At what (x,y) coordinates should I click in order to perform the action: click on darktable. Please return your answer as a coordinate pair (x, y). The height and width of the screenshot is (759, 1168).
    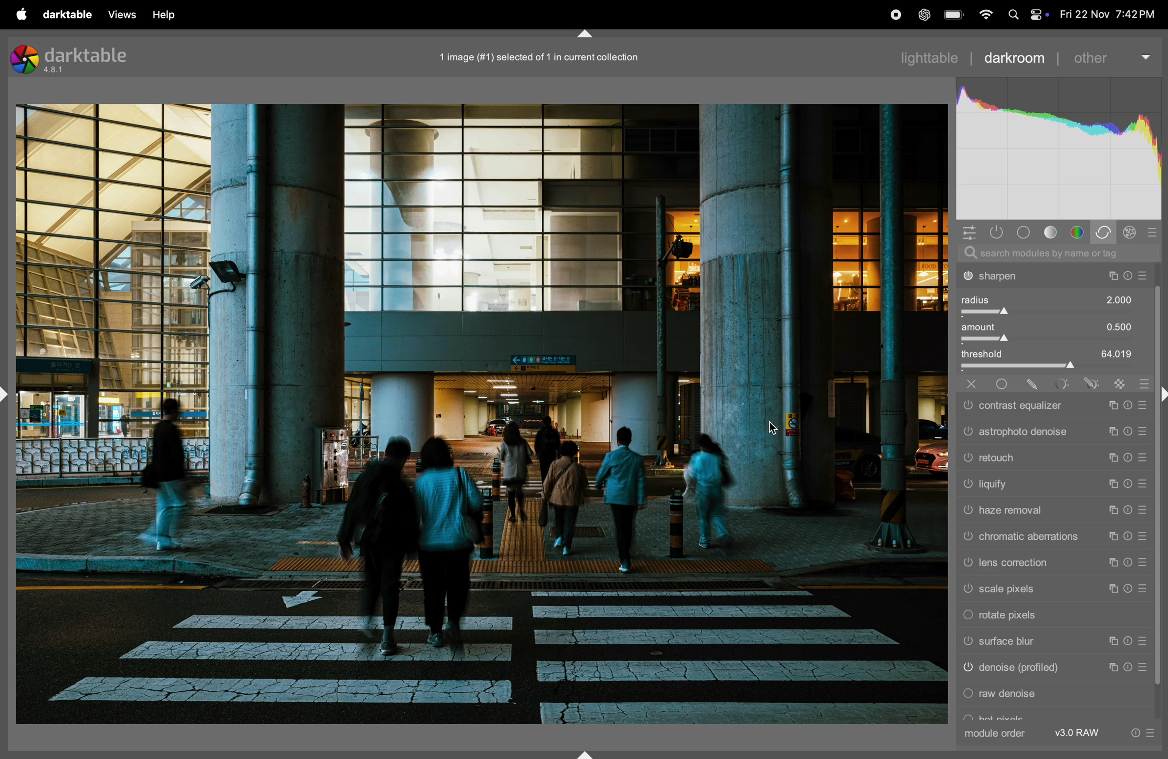
    Looking at the image, I should click on (67, 15).